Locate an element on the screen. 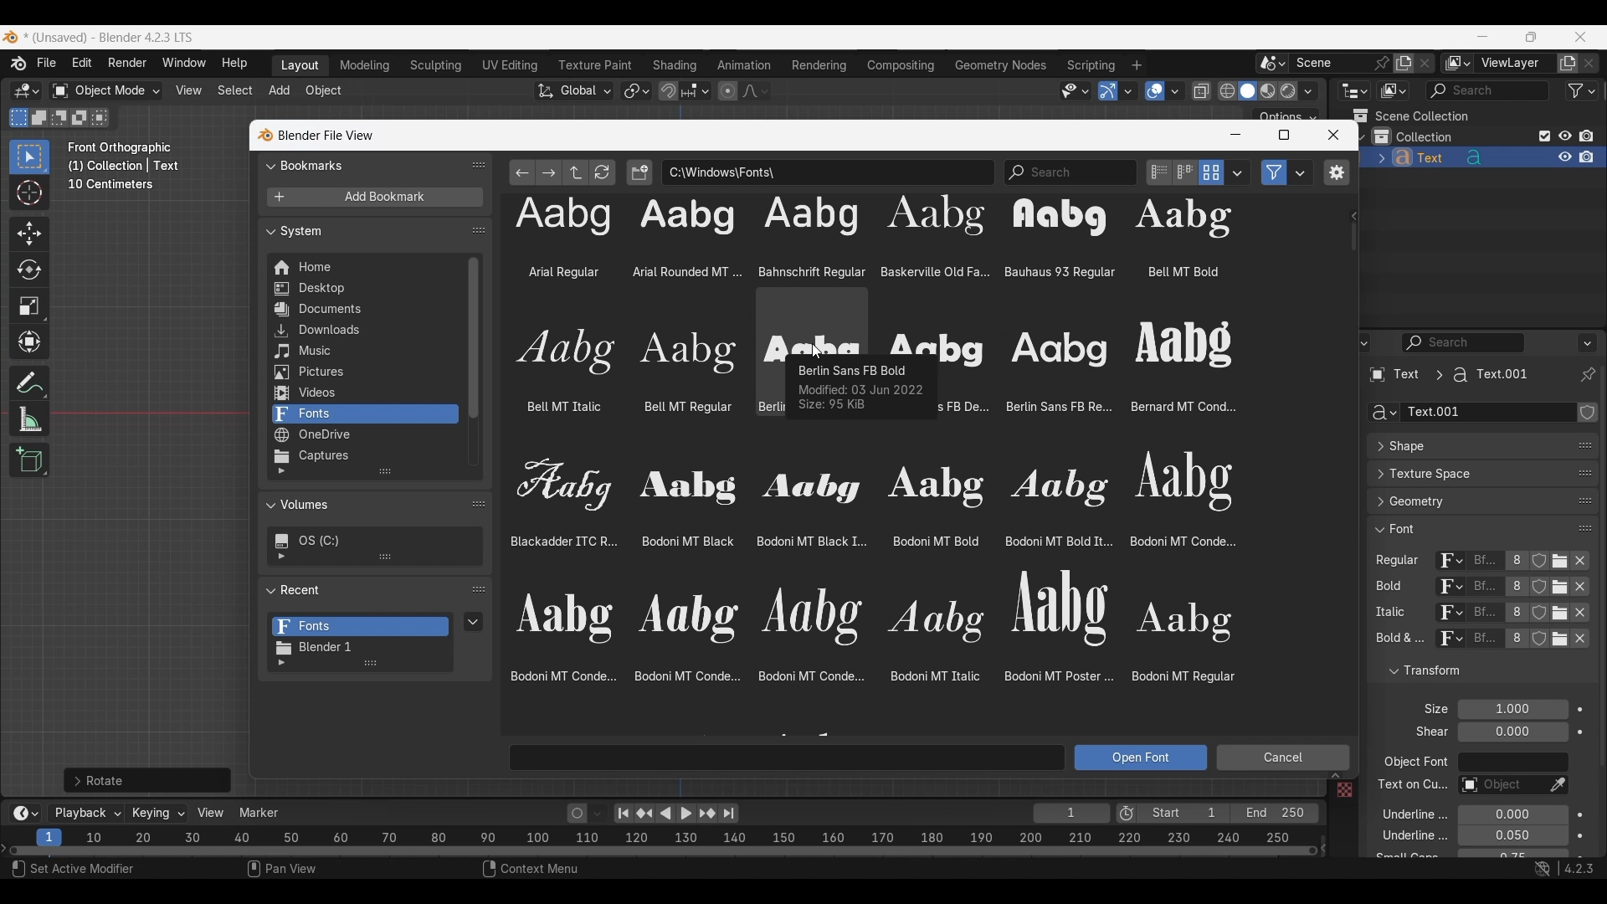 The height and width of the screenshot is (904, 1607). Rotate is located at coordinates (29, 270).